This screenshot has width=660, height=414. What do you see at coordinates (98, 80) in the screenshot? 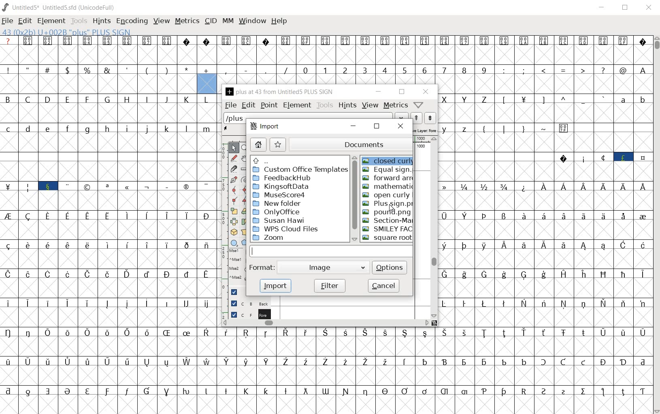
I see `special characters` at bounding box center [98, 80].